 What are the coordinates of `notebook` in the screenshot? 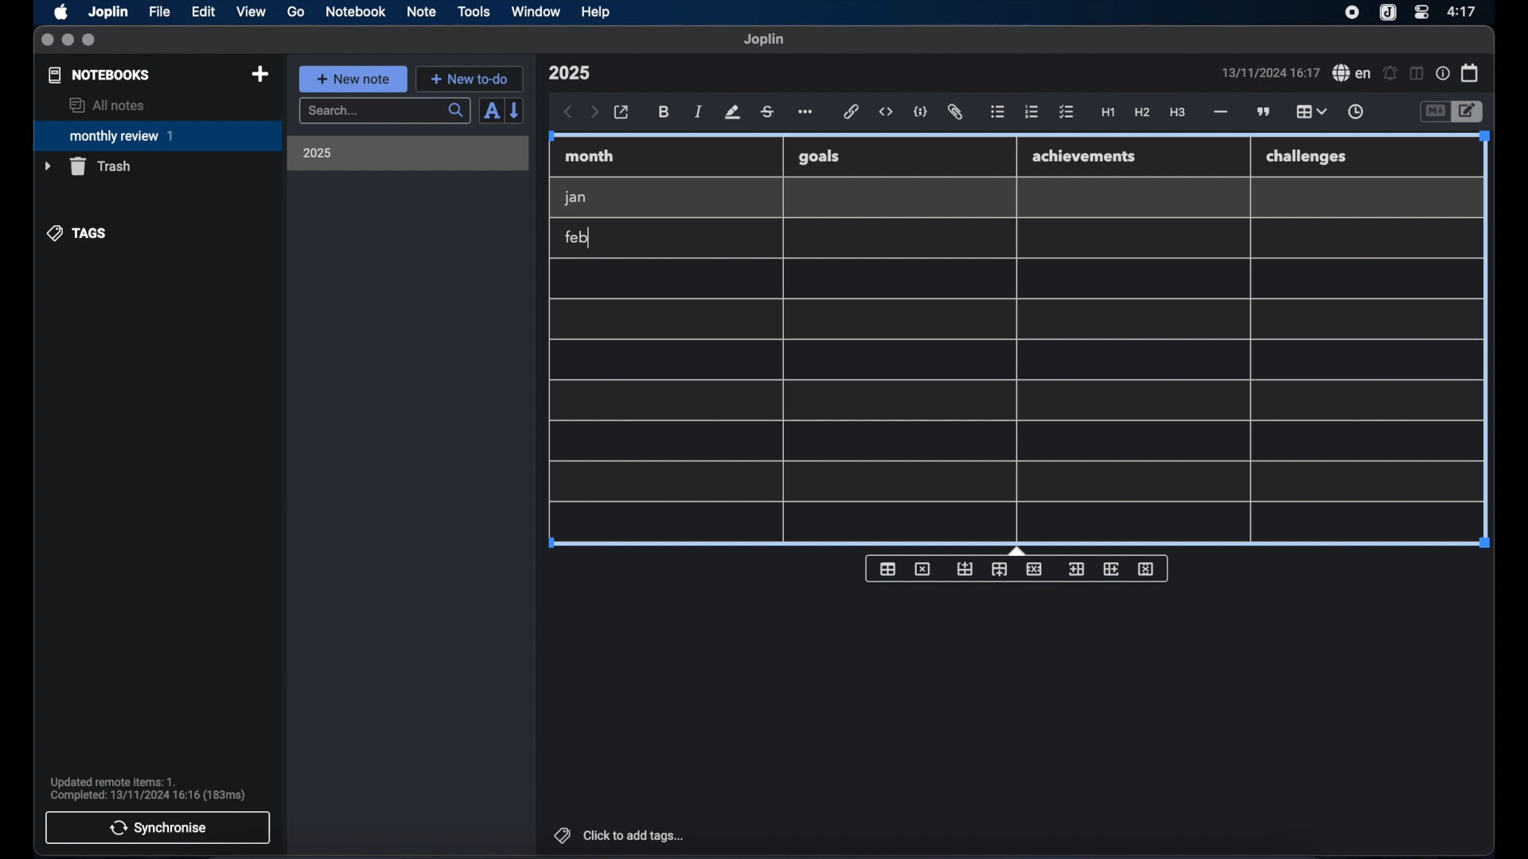 It's located at (356, 12).